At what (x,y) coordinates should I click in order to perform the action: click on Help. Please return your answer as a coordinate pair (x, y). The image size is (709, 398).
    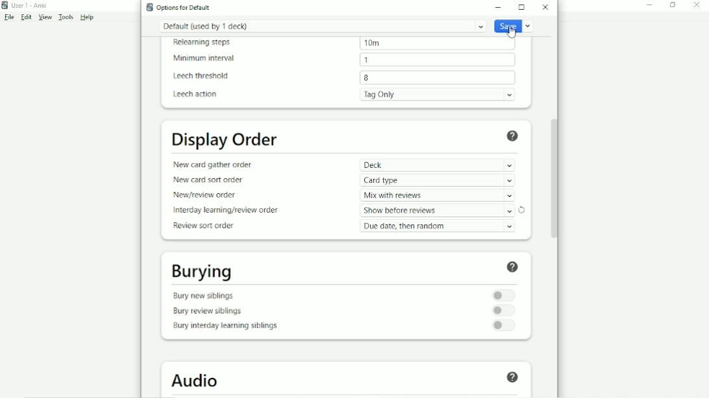
    Looking at the image, I should click on (88, 18).